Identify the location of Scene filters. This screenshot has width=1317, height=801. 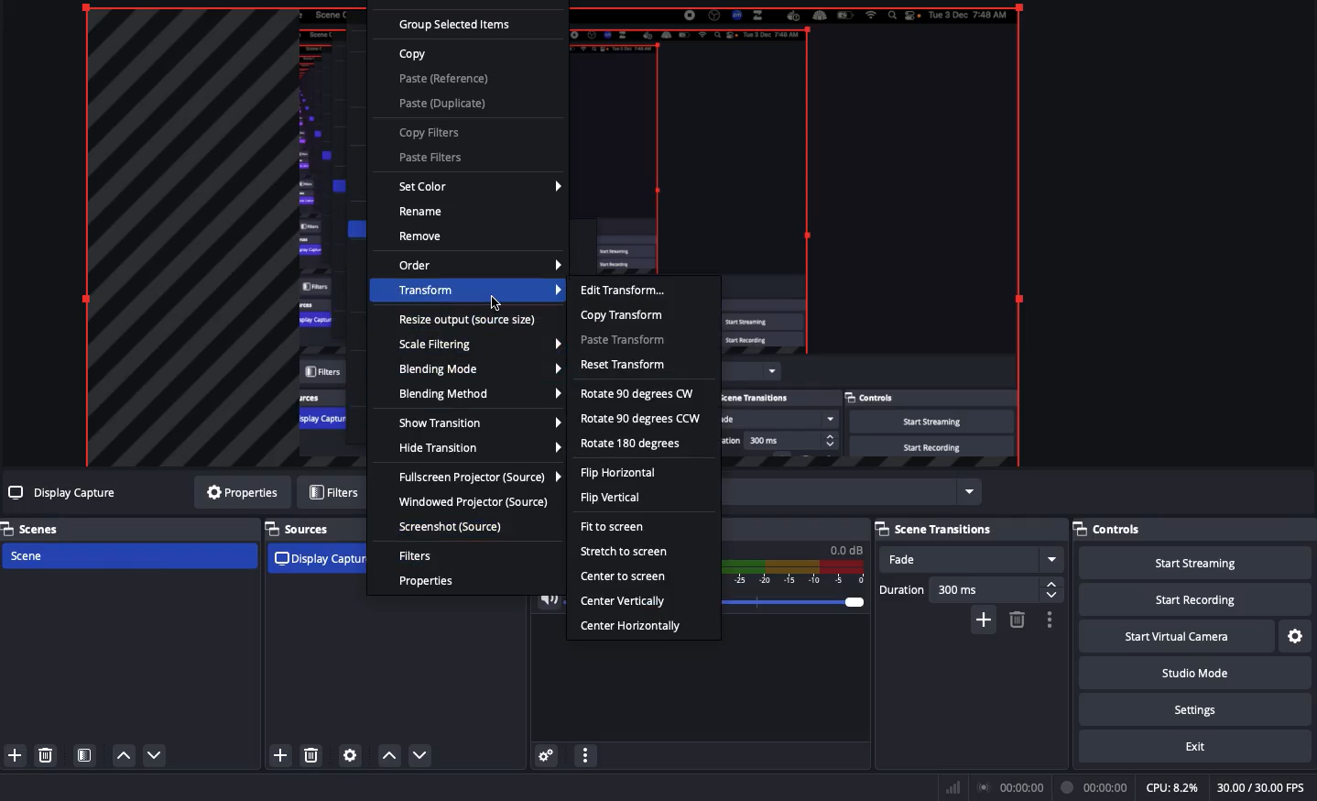
(84, 754).